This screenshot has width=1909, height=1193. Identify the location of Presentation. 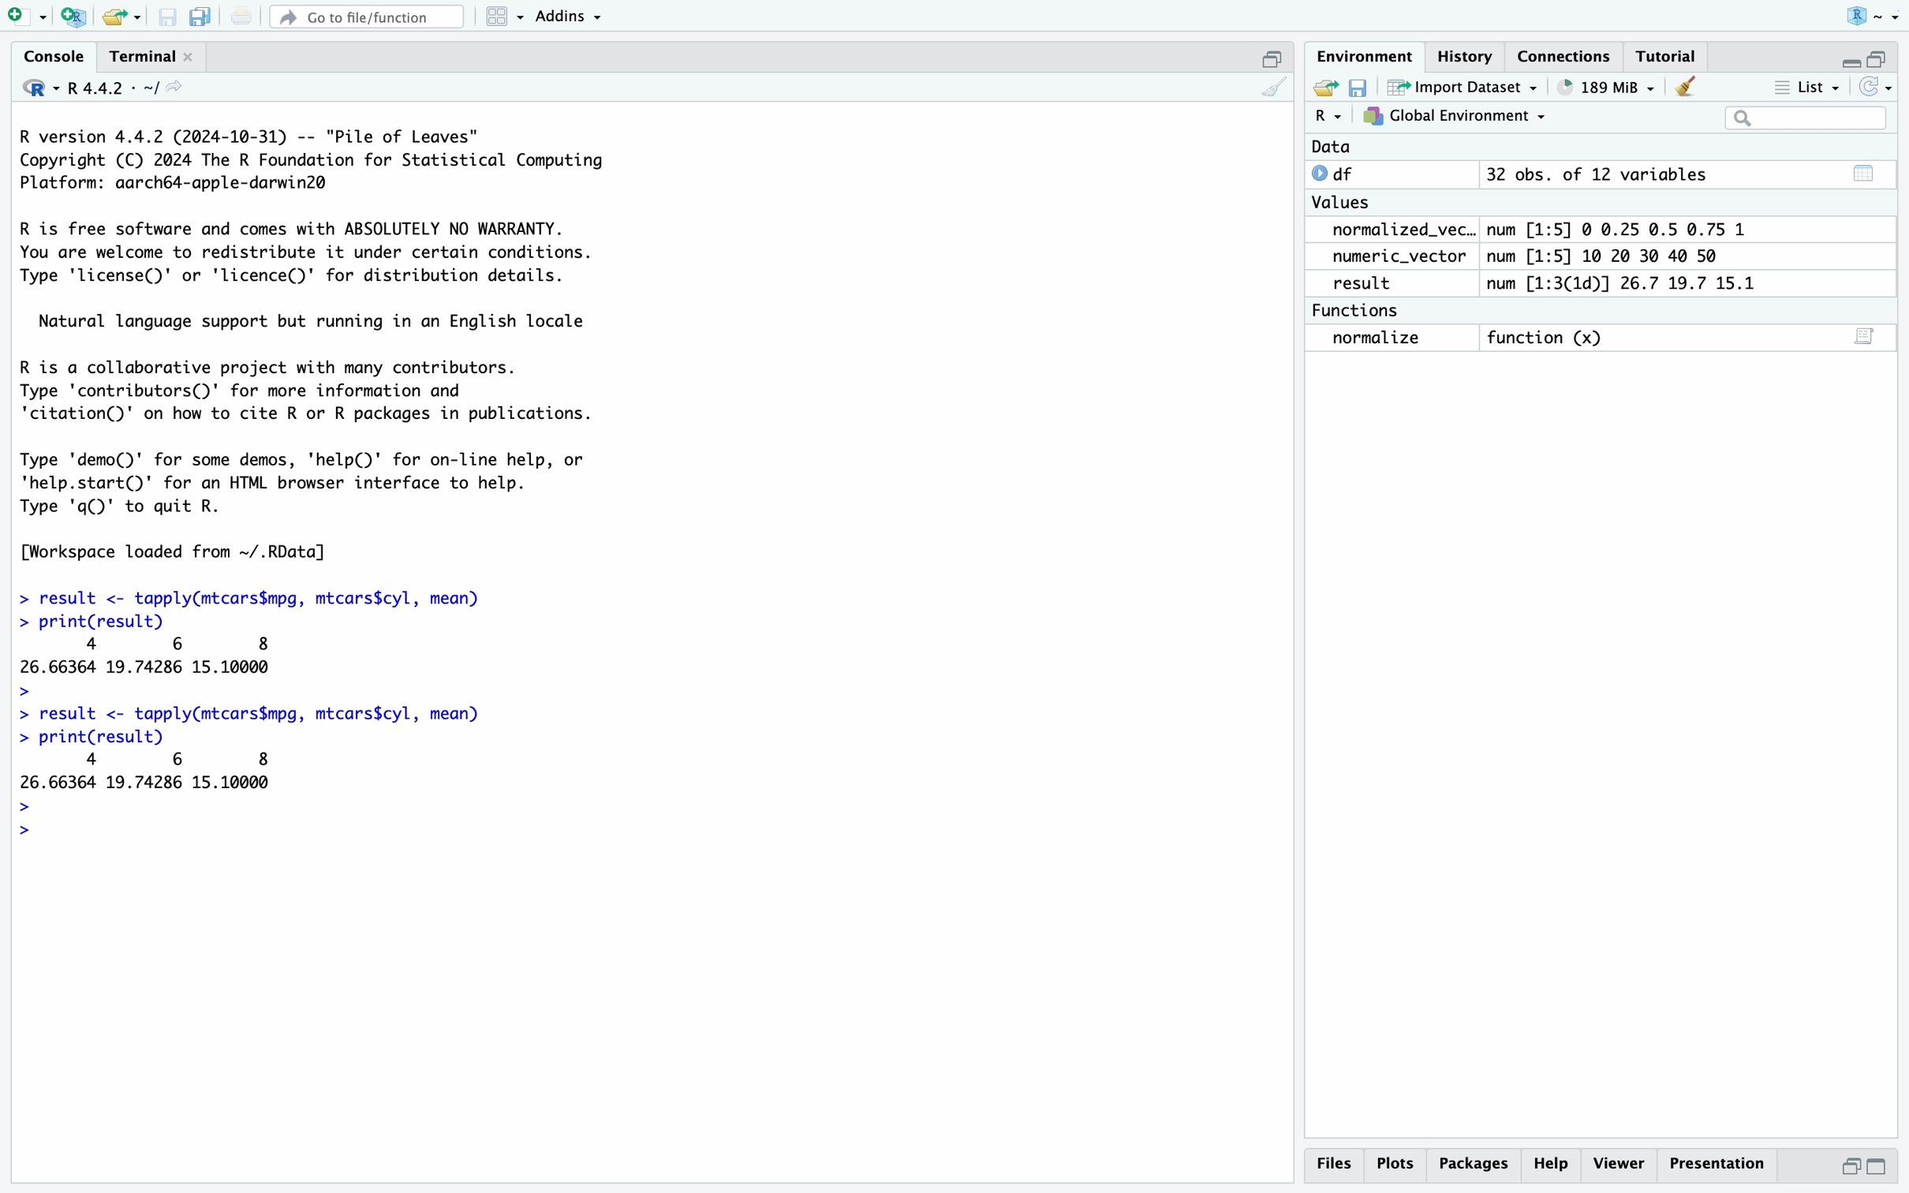
(1717, 1165).